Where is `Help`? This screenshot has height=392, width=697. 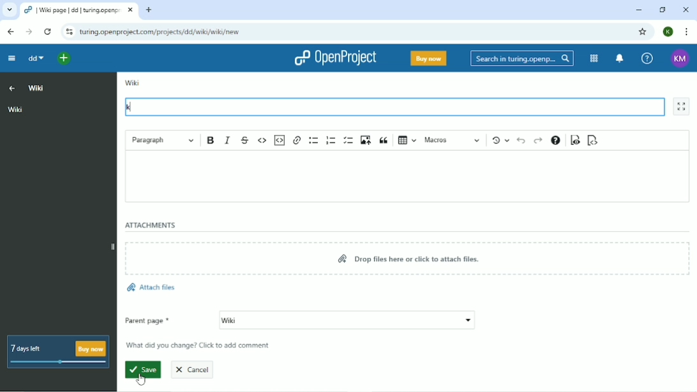 Help is located at coordinates (647, 58).